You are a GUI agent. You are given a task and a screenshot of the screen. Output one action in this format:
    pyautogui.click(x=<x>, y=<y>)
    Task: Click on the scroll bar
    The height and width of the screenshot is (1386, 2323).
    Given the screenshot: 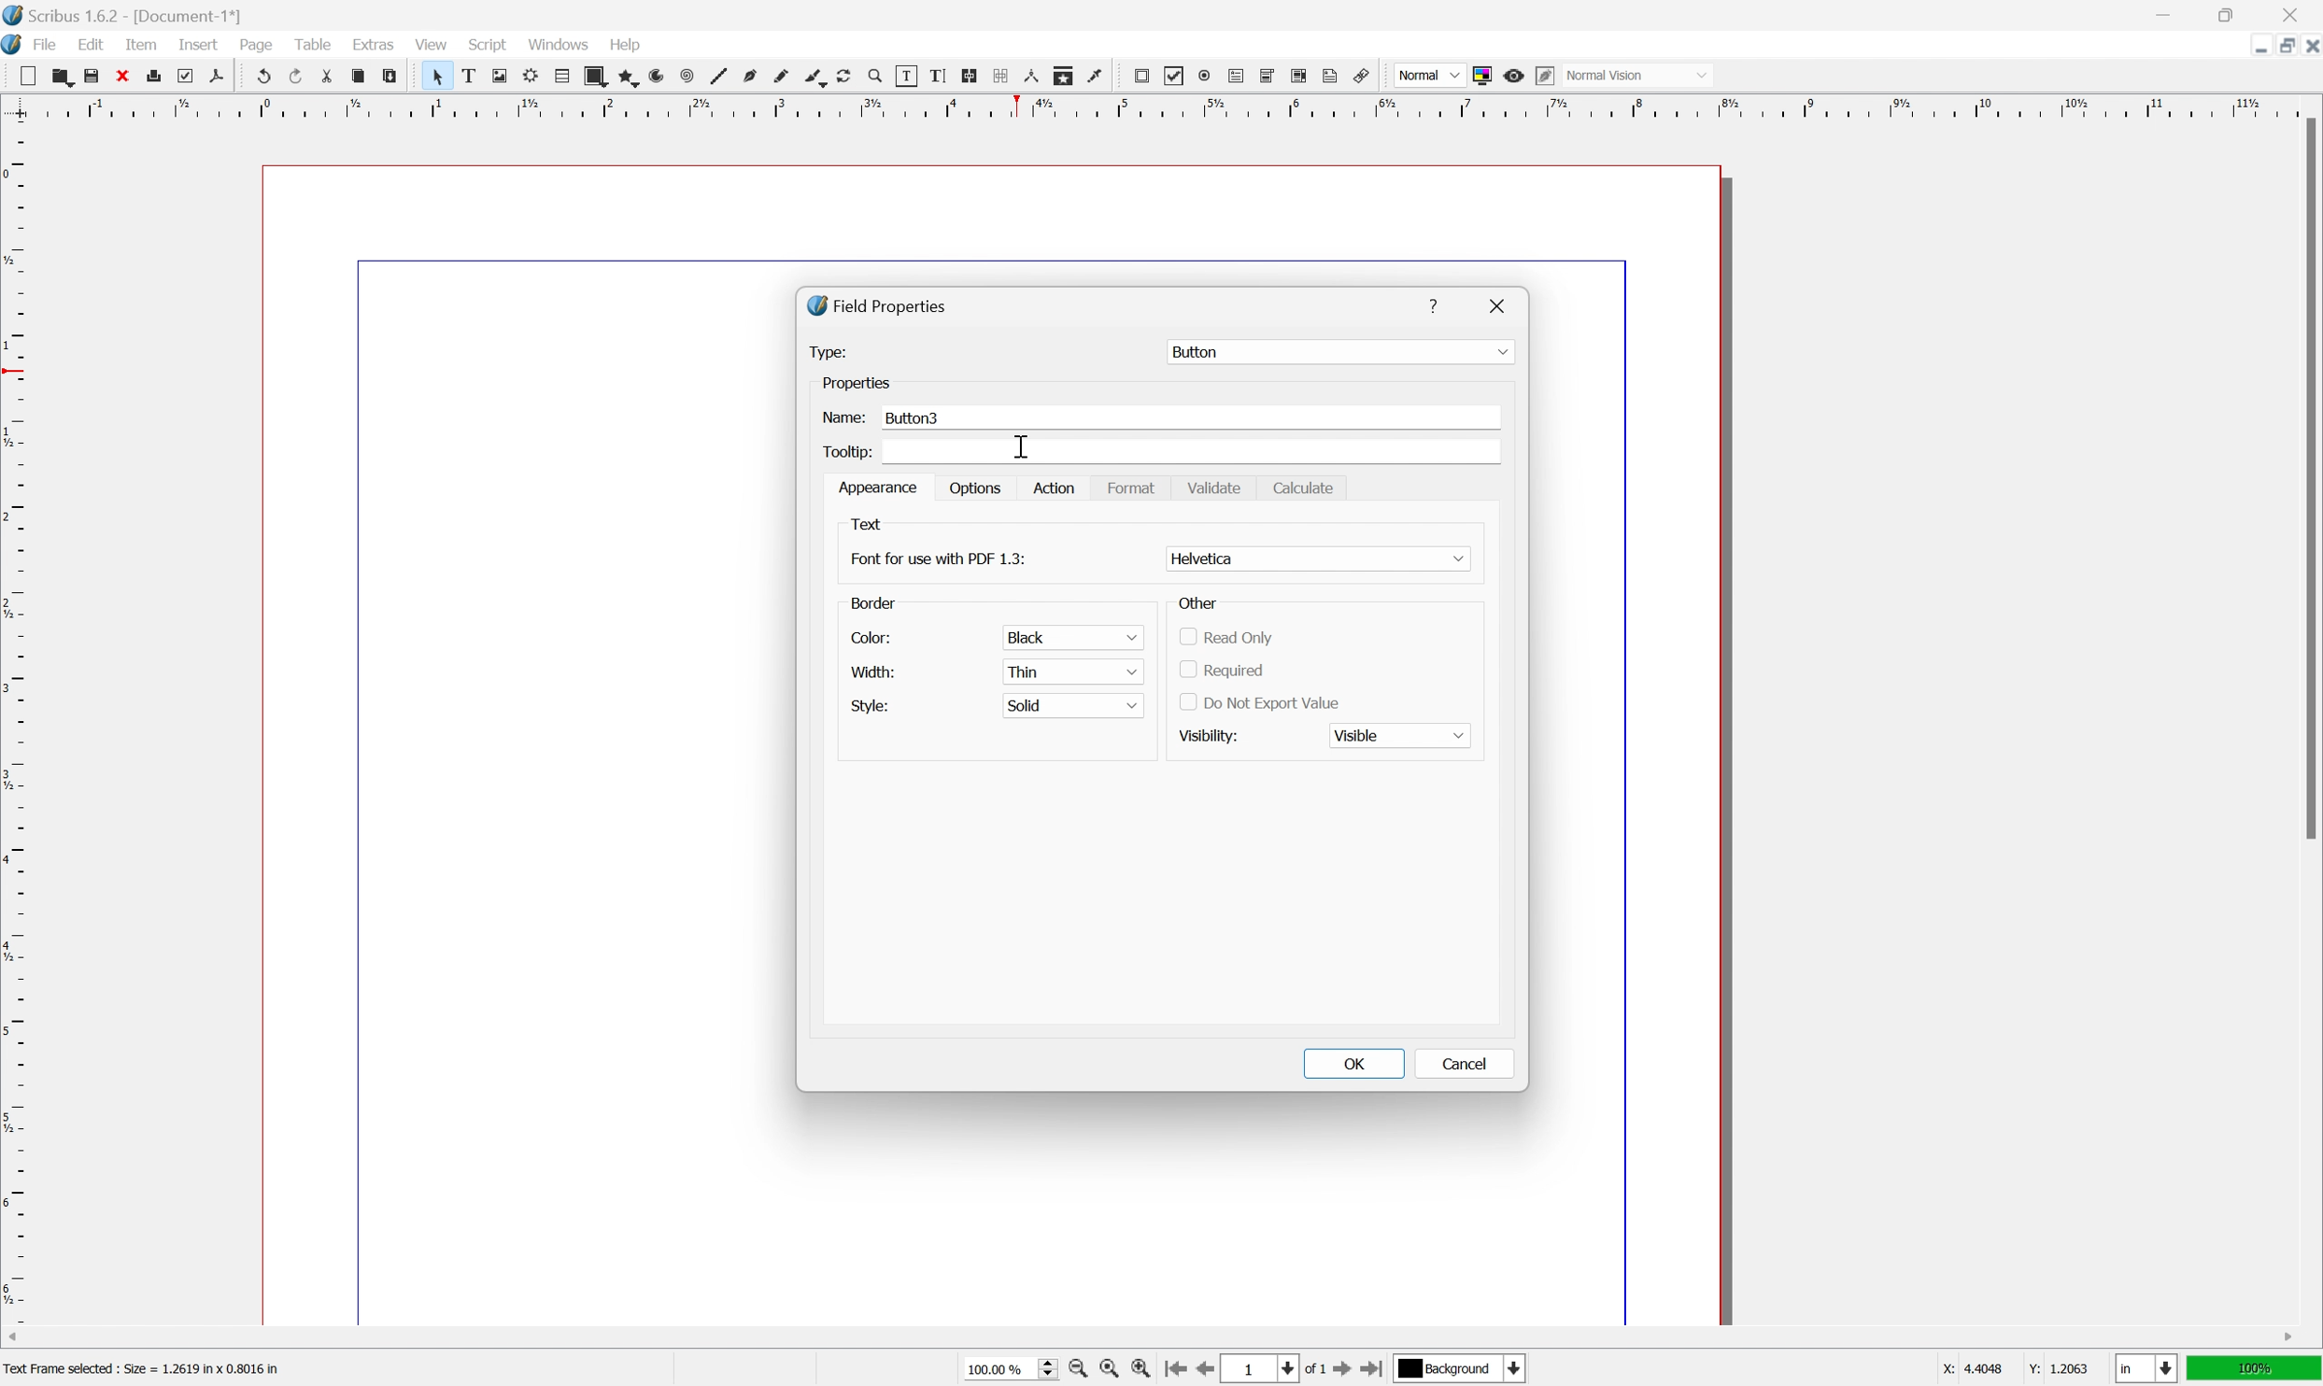 What is the action you would take?
    pyautogui.click(x=1153, y=1336)
    